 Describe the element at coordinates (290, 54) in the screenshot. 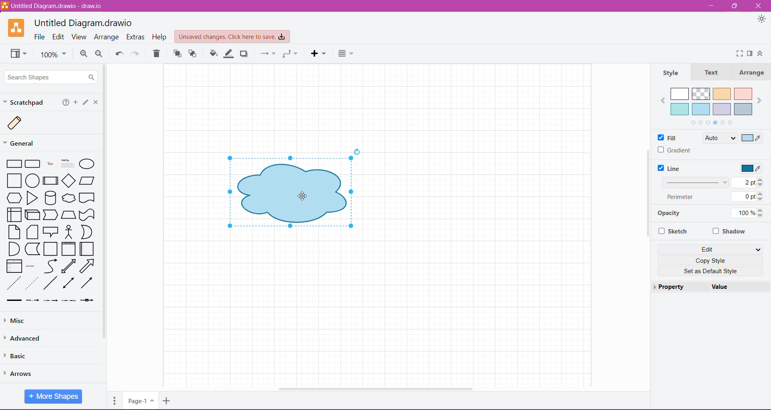

I see `Waypoint` at that location.